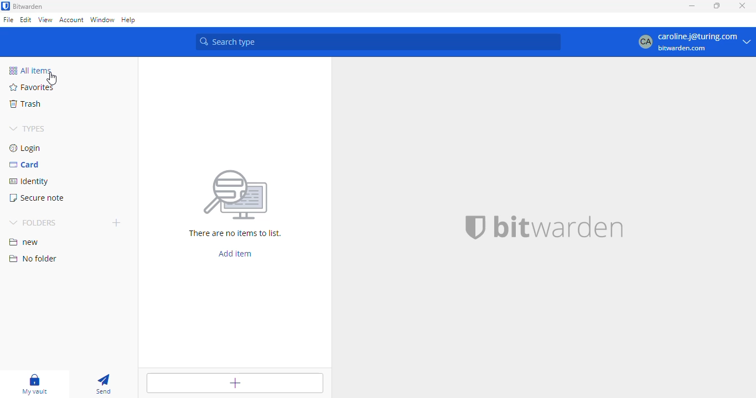  I want to click on close, so click(742, 6).